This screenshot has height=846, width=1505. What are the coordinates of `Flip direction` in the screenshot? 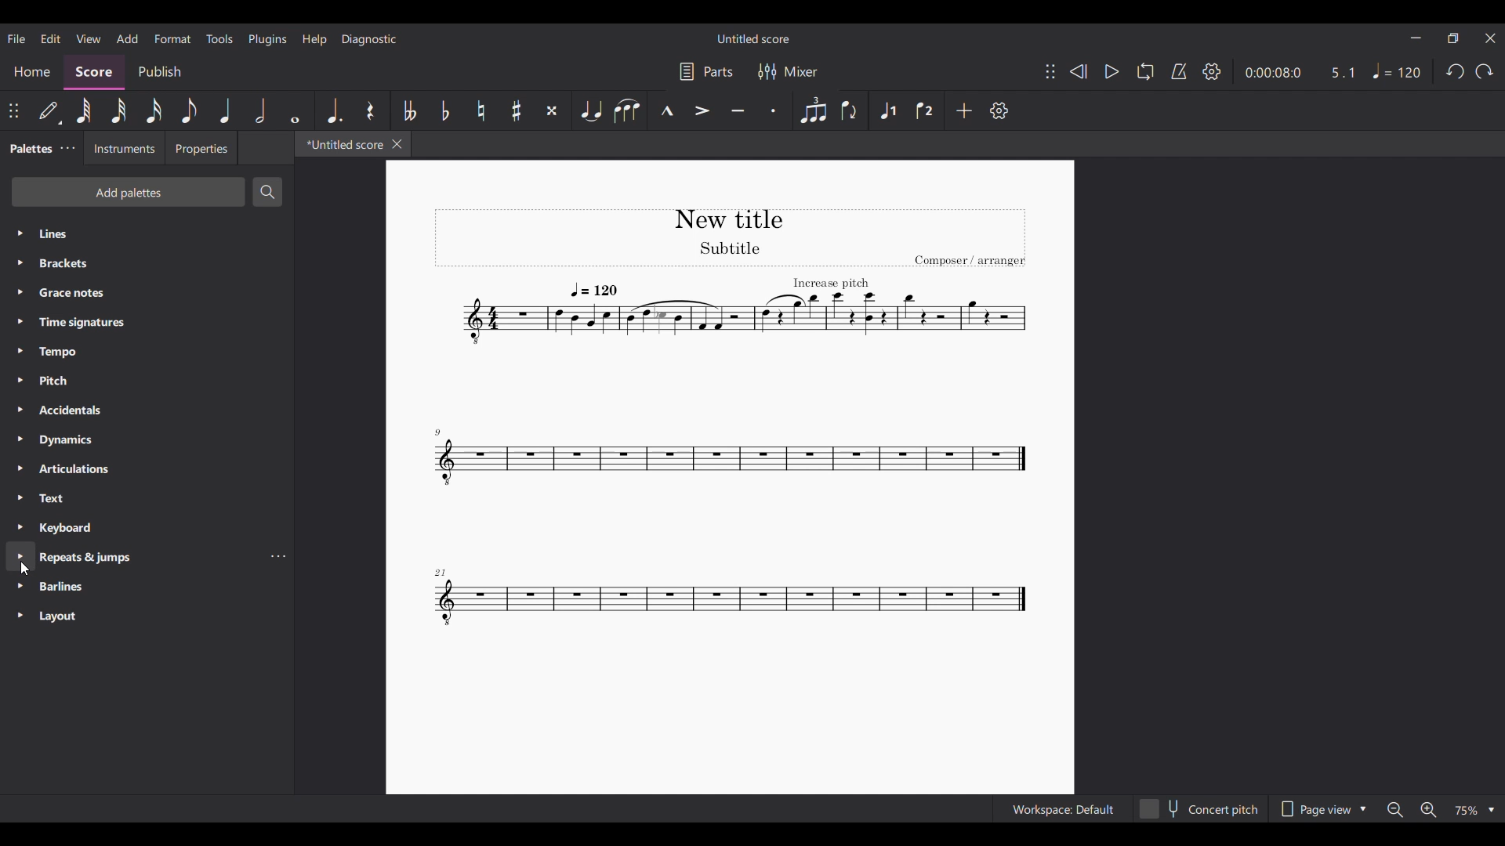 It's located at (850, 110).